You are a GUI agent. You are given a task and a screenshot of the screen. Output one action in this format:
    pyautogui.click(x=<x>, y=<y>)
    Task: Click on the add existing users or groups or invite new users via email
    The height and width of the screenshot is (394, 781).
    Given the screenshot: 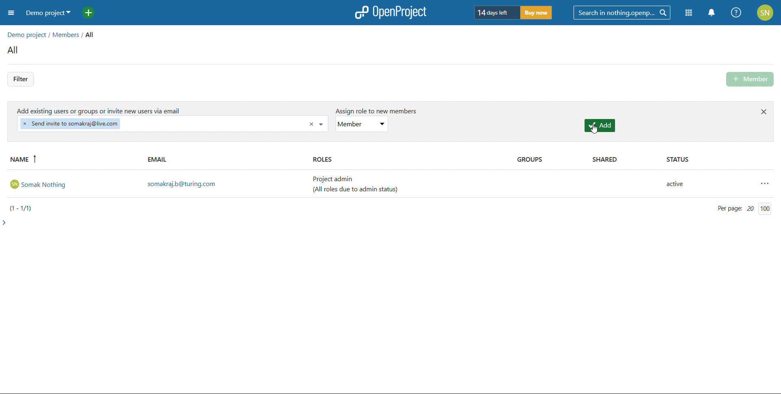 What is the action you would take?
    pyautogui.click(x=100, y=110)
    